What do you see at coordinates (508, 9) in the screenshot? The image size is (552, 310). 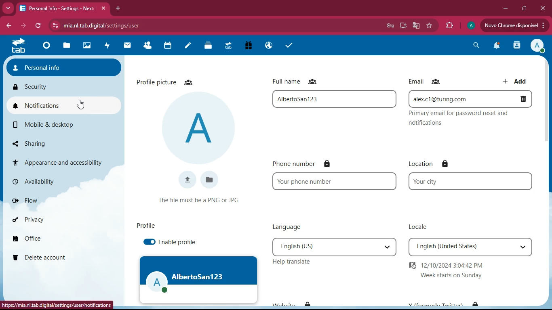 I see `minimize` at bounding box center [508, 9].